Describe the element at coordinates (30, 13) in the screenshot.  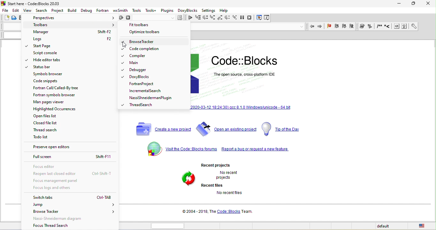
I see `cursor` at that location.